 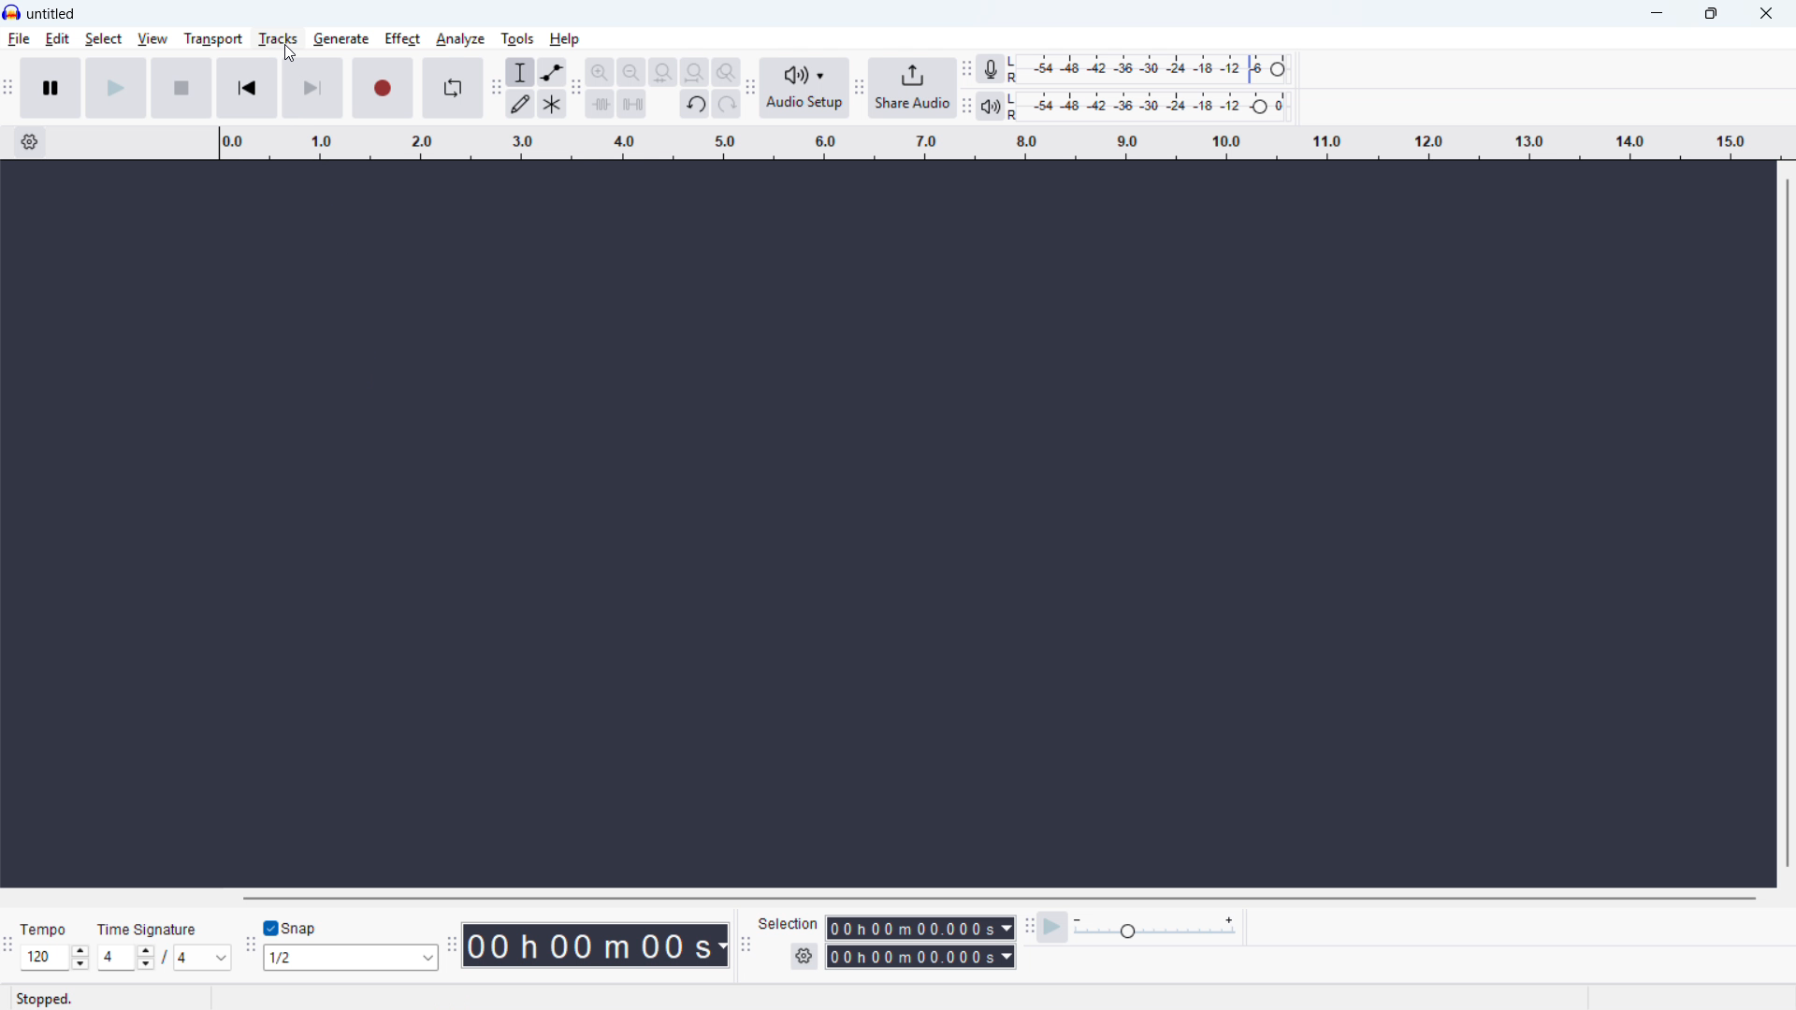 What do you see at coordinates (44, 999) in the screenshot?
I see `stopped.` at bounding box center [44, 999].